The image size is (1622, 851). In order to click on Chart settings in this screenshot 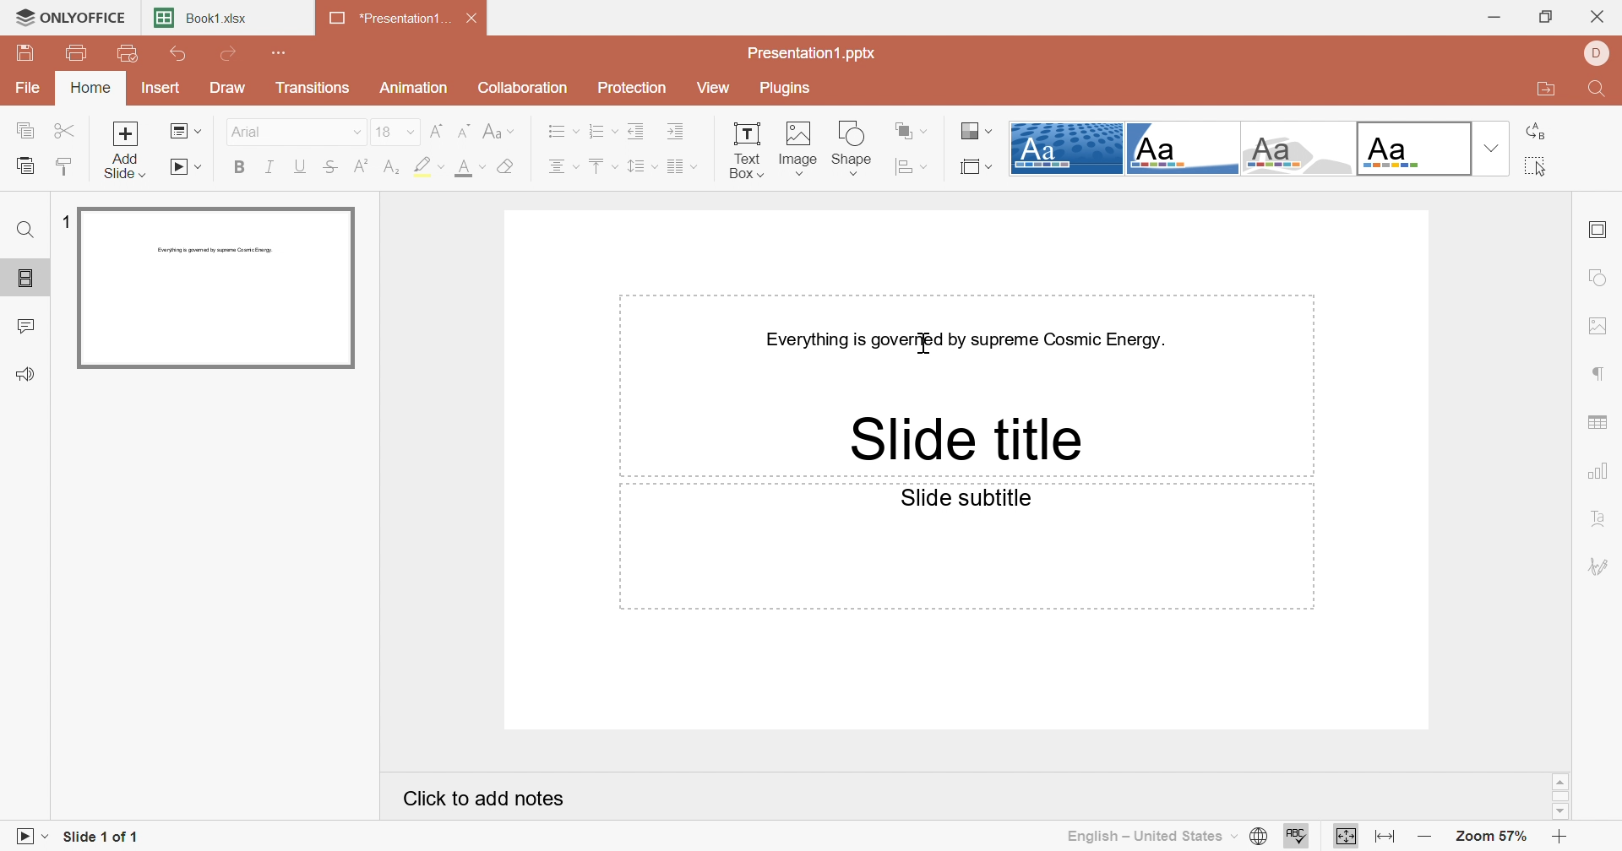, I will do `click(1598, 474)`.